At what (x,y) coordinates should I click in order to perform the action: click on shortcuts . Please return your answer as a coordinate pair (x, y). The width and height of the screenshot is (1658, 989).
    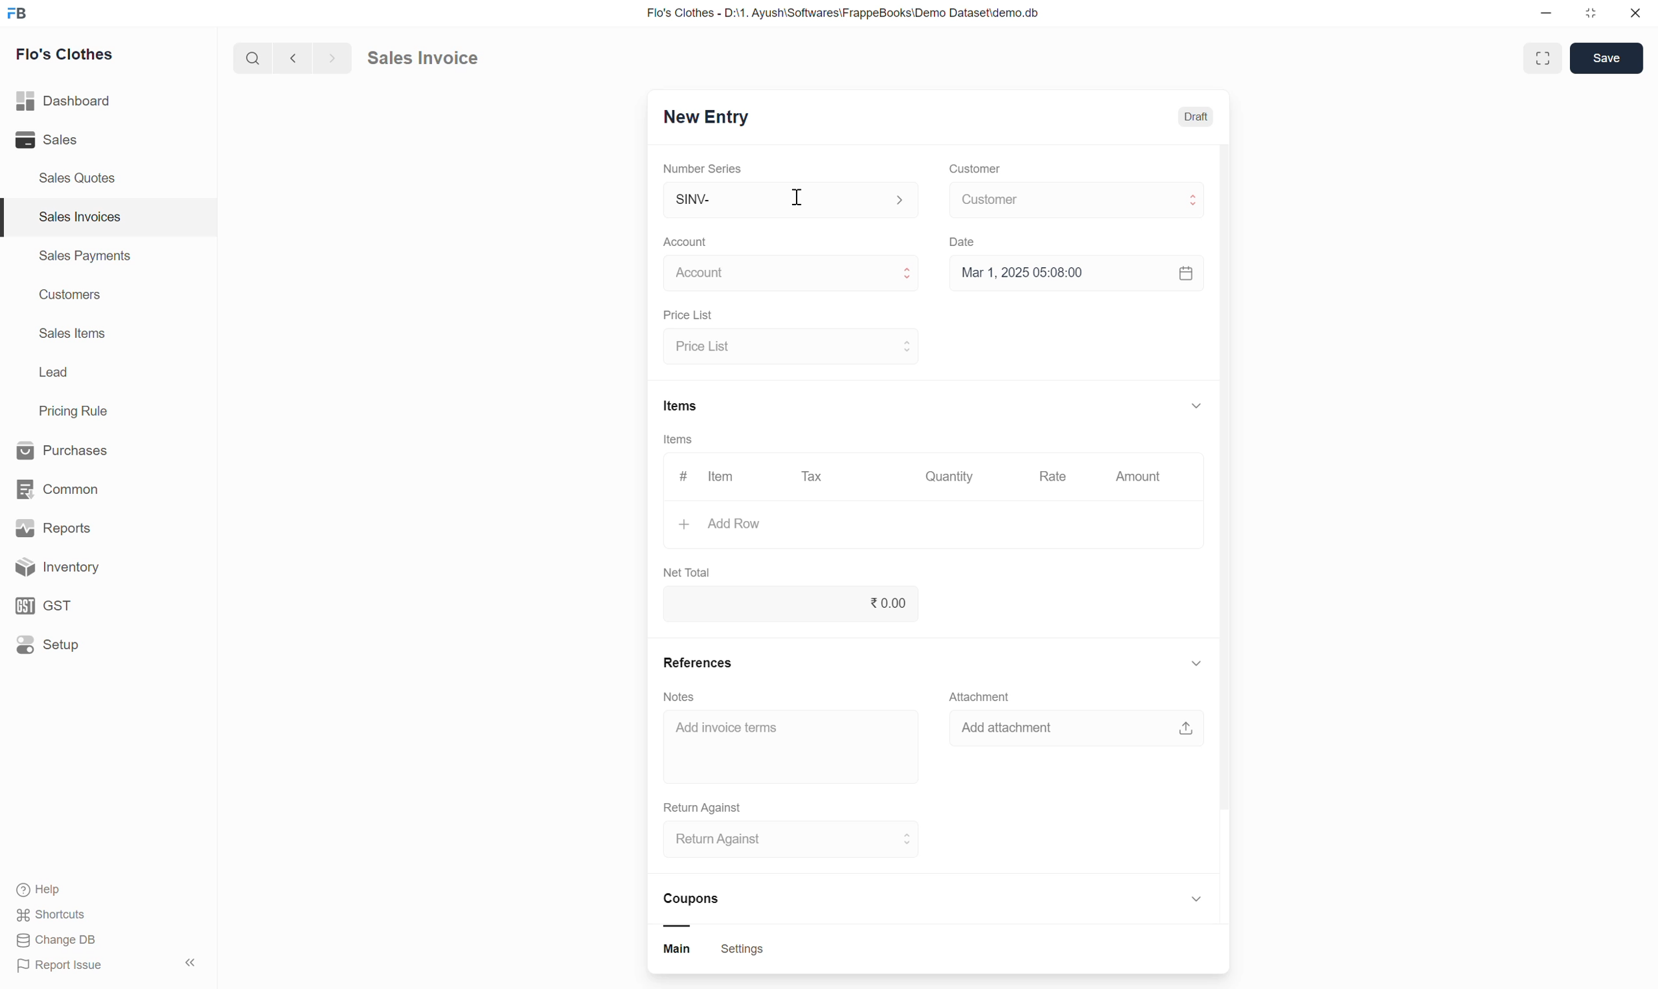
    Looking at the image, I should click on (64, 914).